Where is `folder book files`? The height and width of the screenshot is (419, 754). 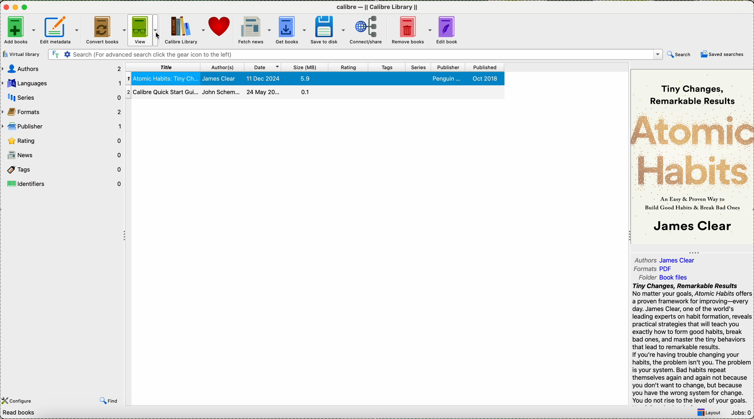
folder book files is located at coordinates (661, 277).